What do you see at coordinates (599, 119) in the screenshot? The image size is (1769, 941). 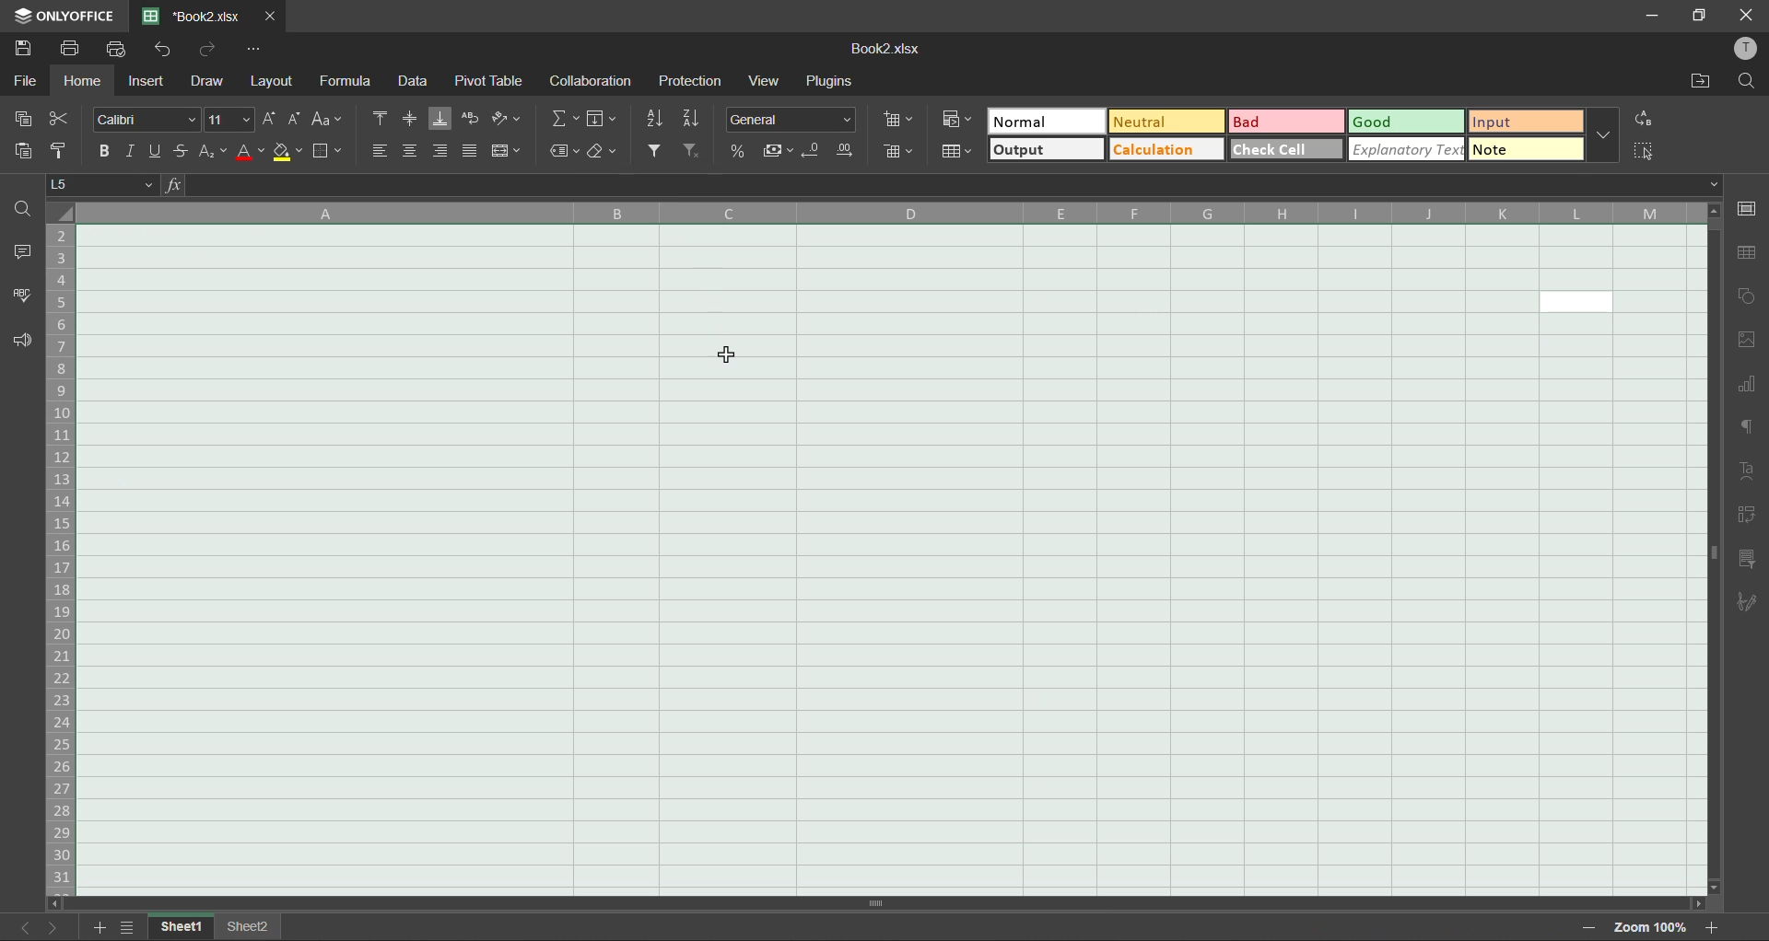 I see `` at bounding box center [599, 119].